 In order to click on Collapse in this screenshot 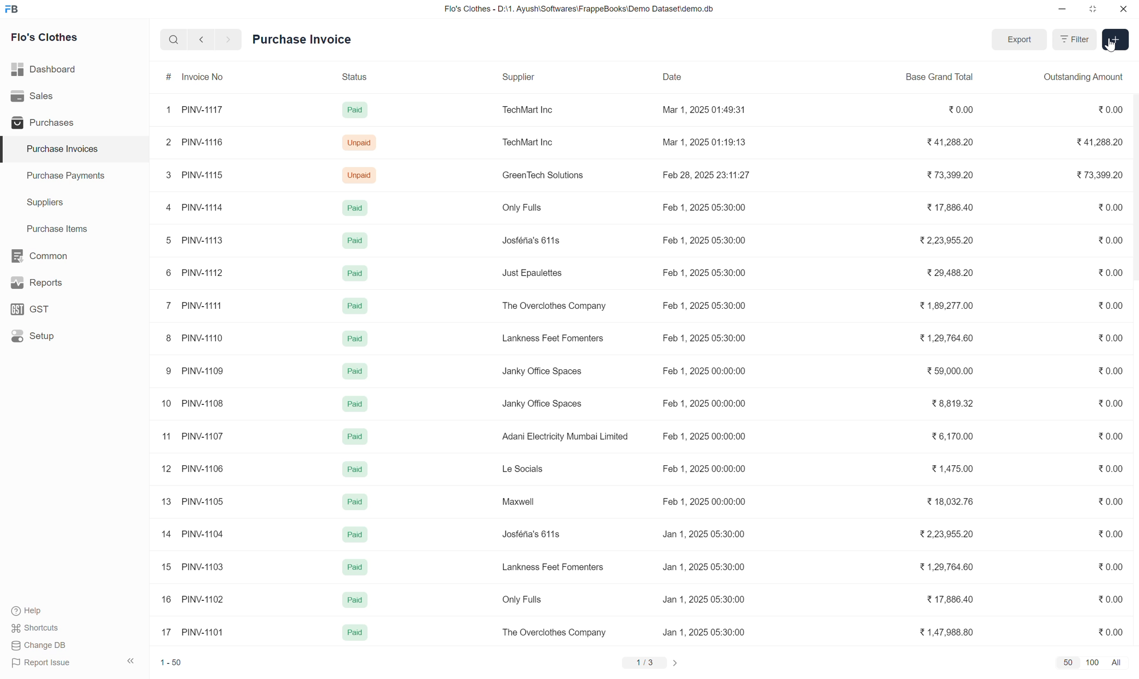, I will do `click(131, 661)`.